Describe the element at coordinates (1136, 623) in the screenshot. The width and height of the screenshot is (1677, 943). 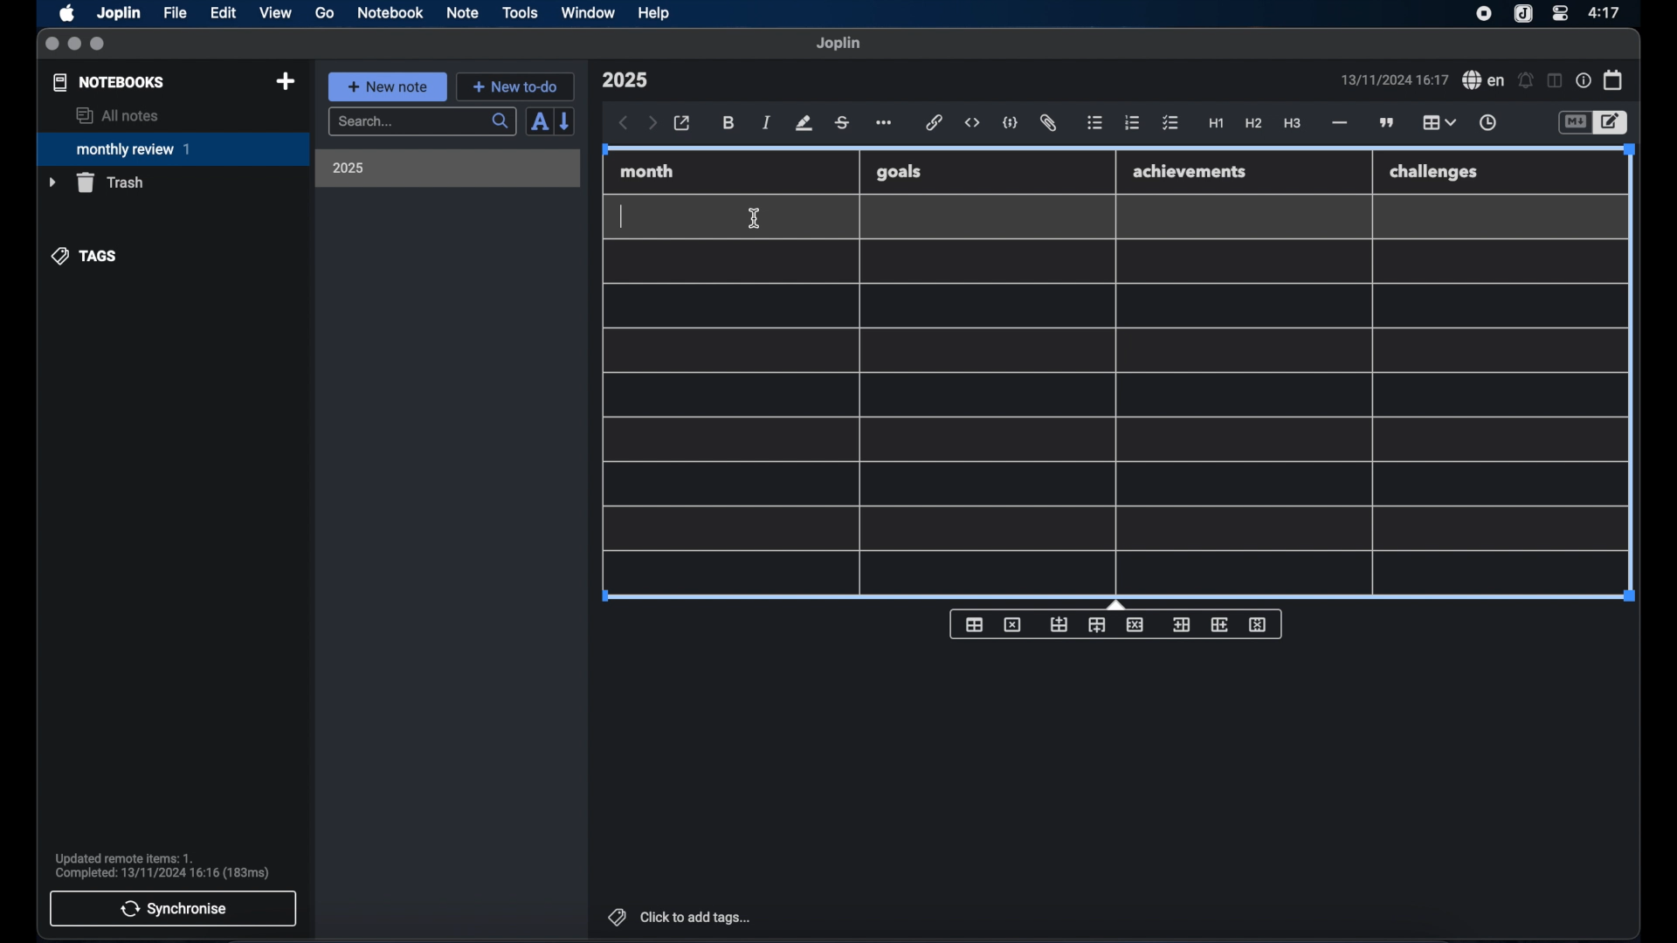
I see `delete row` at that location.